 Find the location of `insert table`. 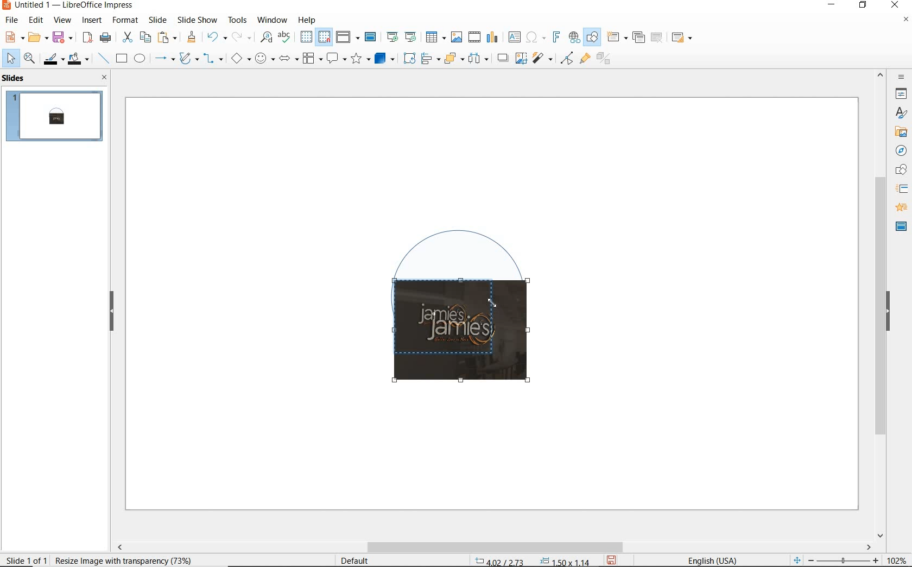

insert table is located at coordinates (434, 37).